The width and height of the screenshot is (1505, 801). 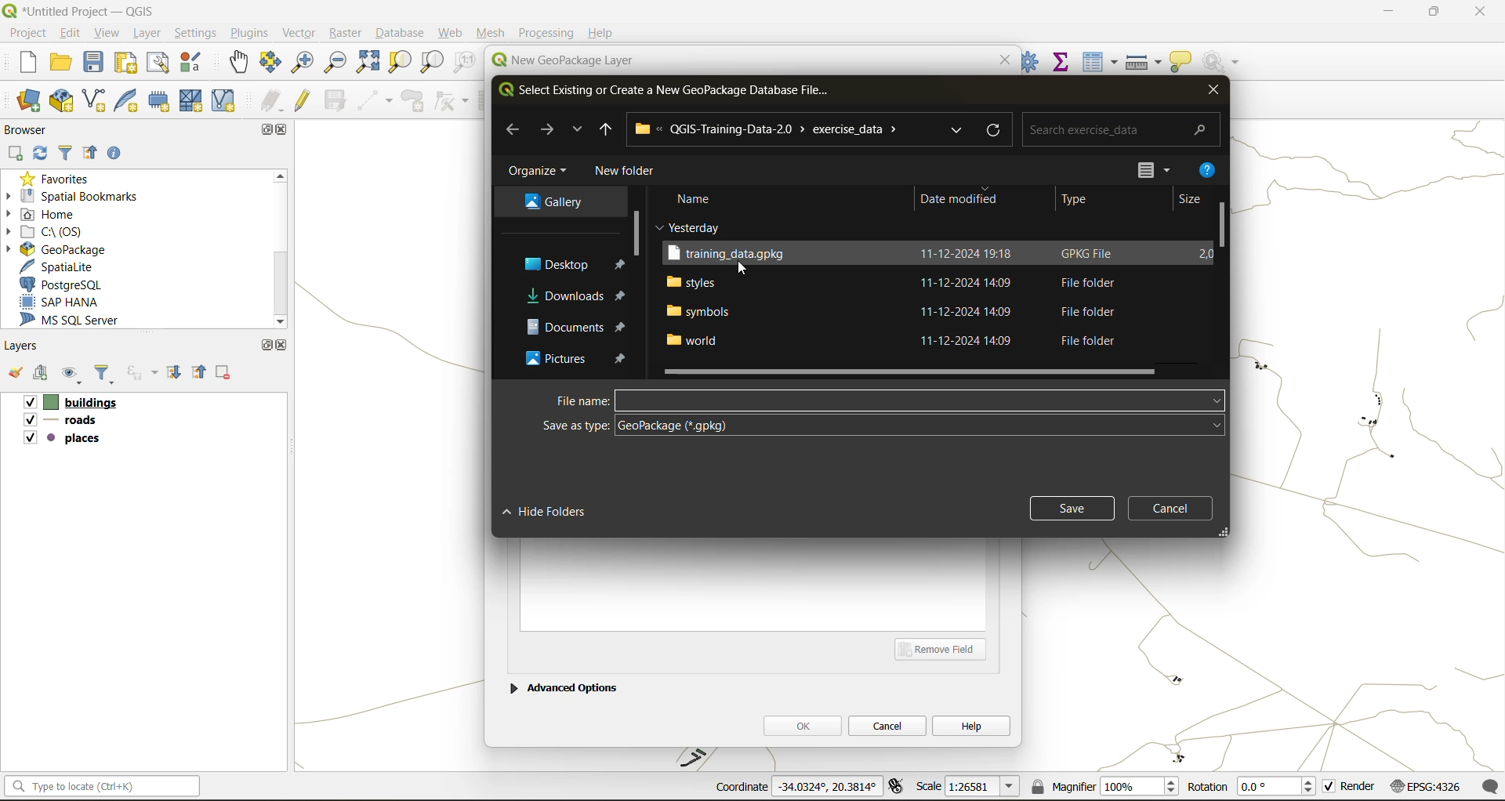 What do you see at coordinates (557, 328) in the screenshot?
I see `Documents` at bounding box center [557, 328].